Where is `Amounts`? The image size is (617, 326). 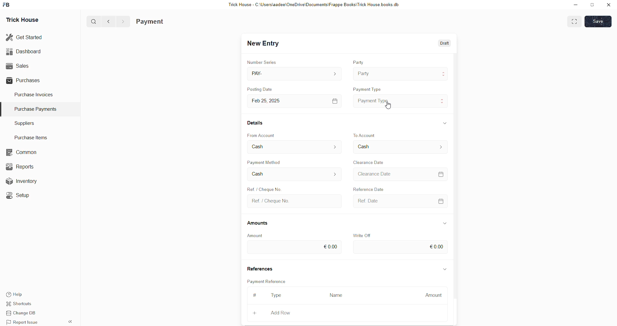 Amounts is located at coordinates (260, 223).